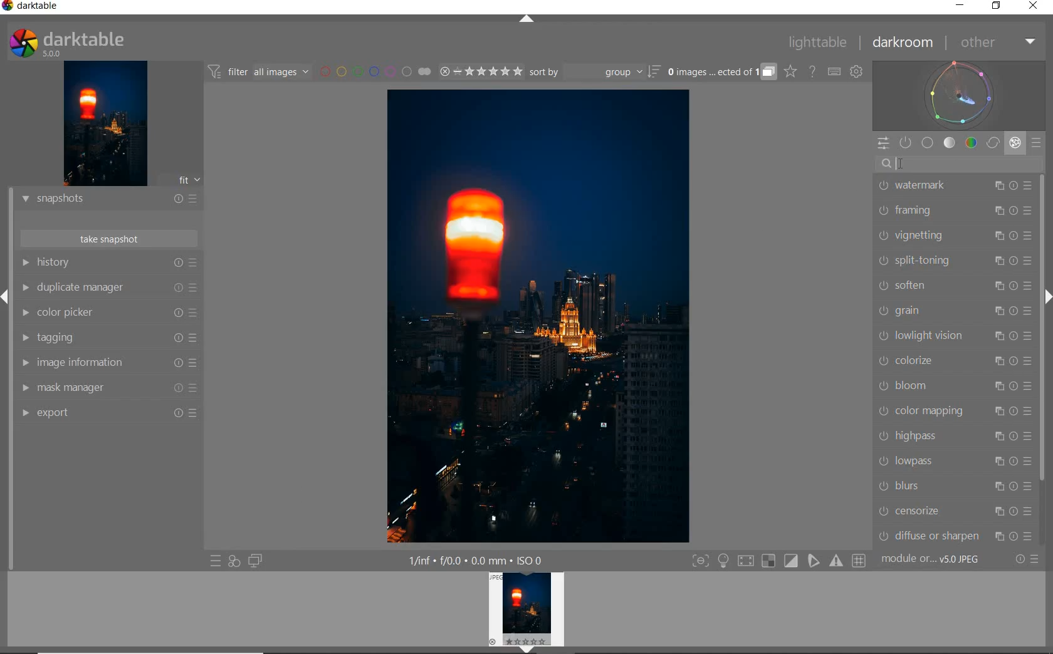 The width and height of the screenshot is (1053, 654). I want to click on HELP ONLINE, so click(812, 71).